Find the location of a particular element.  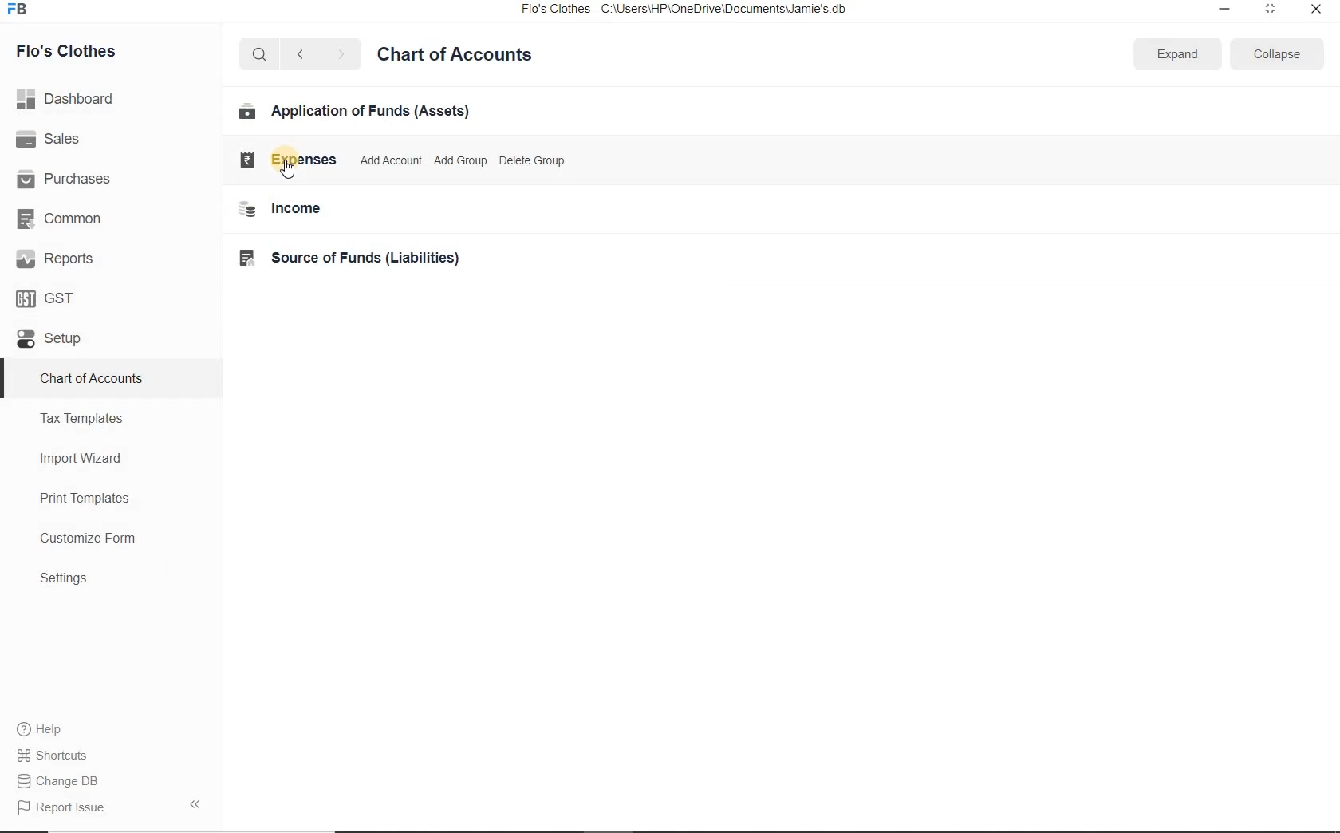

Expenses is located at coordinates (283, 160).